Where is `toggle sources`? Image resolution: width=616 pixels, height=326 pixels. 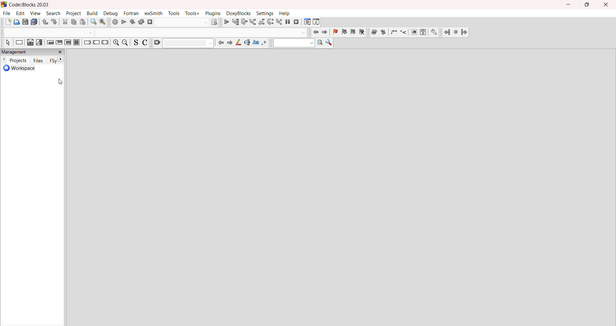
toggle sources is located at coordinates (135, 43).